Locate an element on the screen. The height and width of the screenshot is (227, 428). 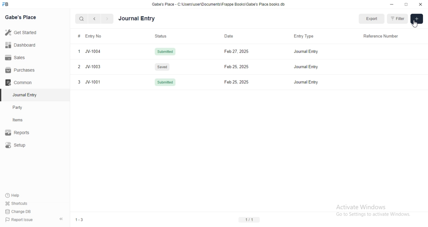
search is located at coordinates (82, 19).